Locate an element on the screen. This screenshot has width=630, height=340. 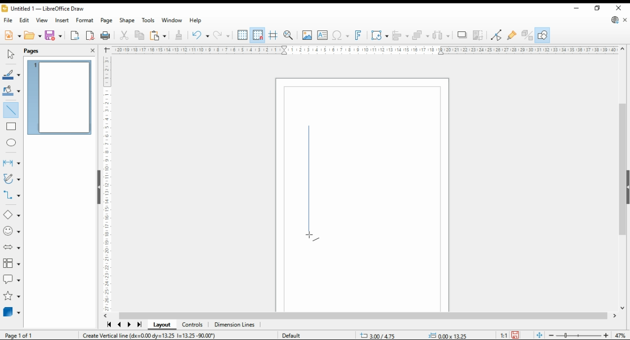
shadows is located at coordinates (462, 35).